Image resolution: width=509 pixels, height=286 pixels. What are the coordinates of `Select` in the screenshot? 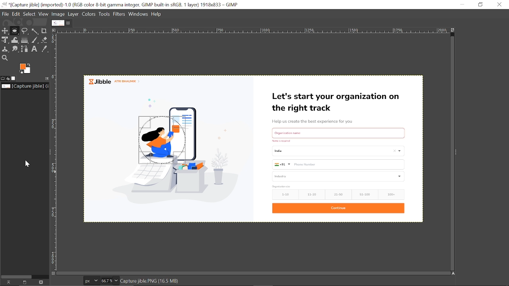 It's located at (29, 14).